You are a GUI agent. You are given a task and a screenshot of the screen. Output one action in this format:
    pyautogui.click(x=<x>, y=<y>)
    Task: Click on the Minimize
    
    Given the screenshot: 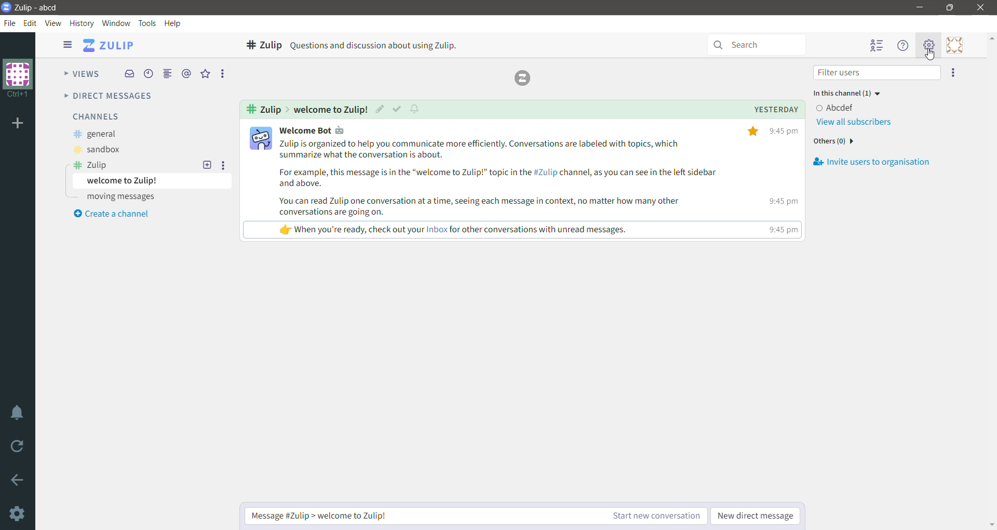 What is the action you would take?
    pyautogui.click(x=919, y=8)
    